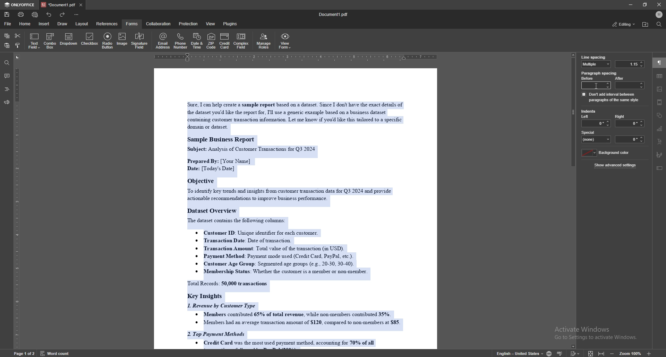 The height and width of the screenshot is (357, 666). I want to click on vertical scale, so click(17, 202).